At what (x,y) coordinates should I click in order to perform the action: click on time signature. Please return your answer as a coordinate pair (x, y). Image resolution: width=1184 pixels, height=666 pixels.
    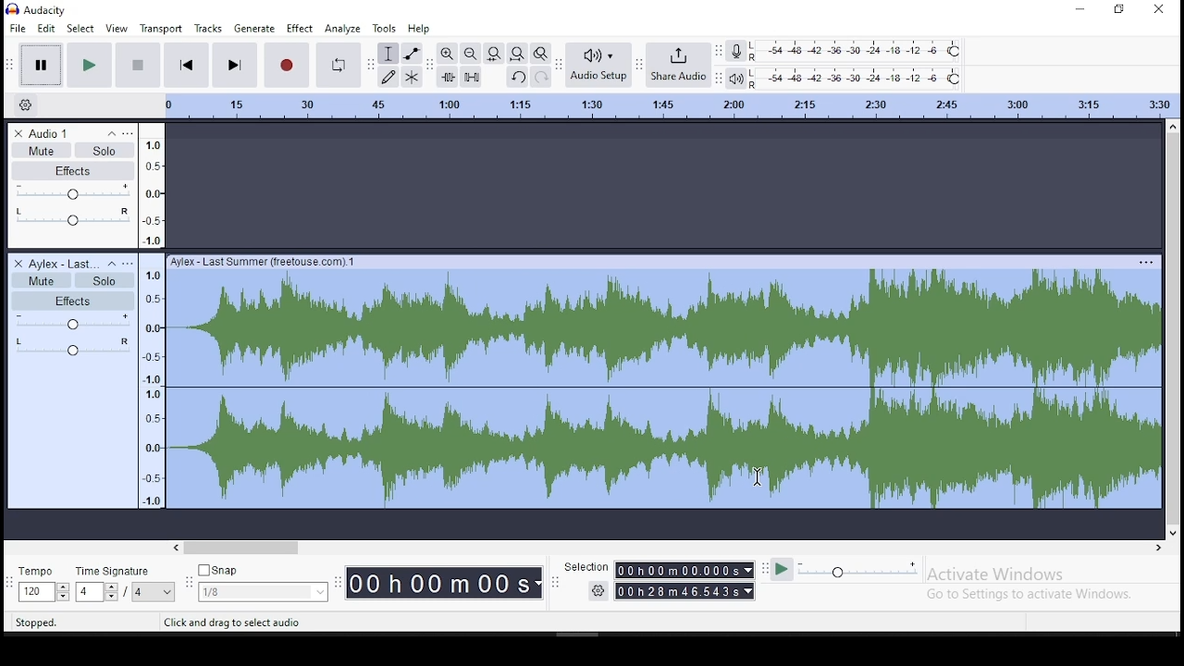
    Looking at the image, I should click on (127, 585).